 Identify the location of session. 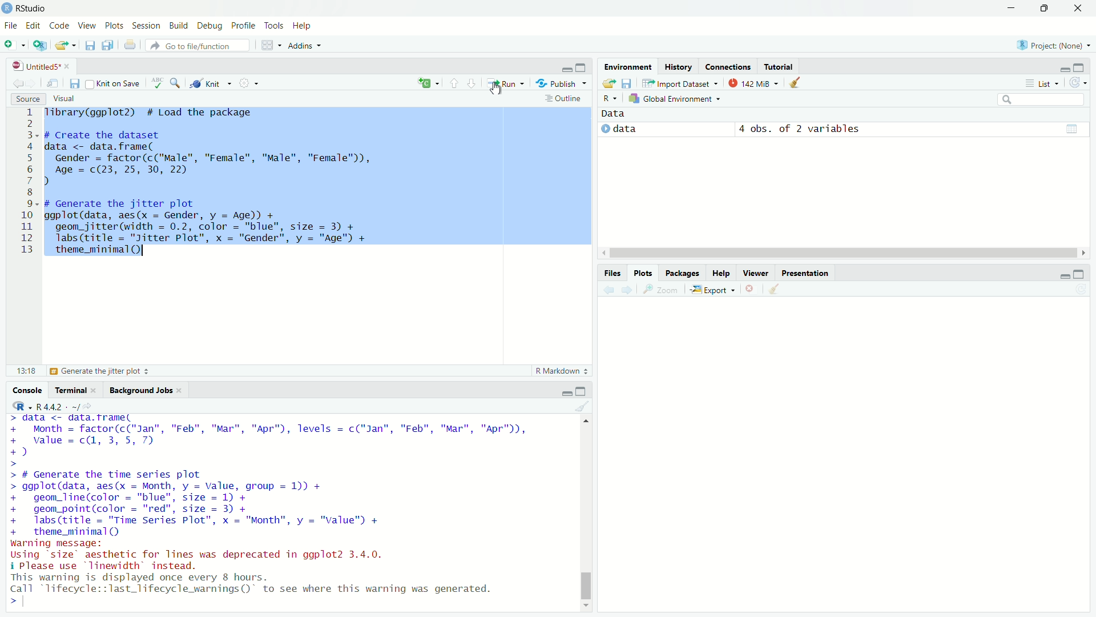
(145, 25).